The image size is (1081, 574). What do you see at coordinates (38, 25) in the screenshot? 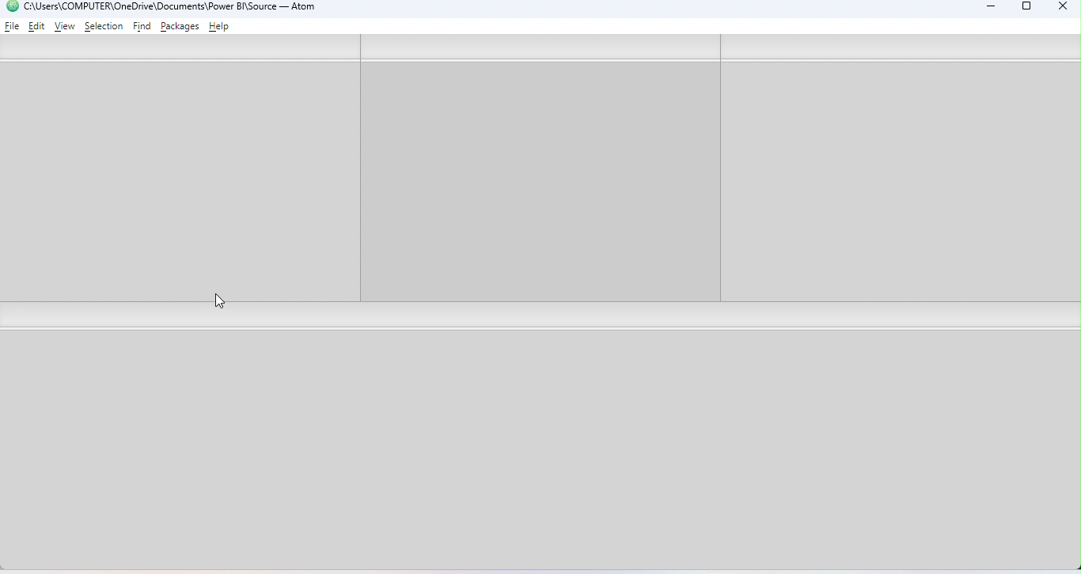
I see `Edit` at bounding box center [38, 25].